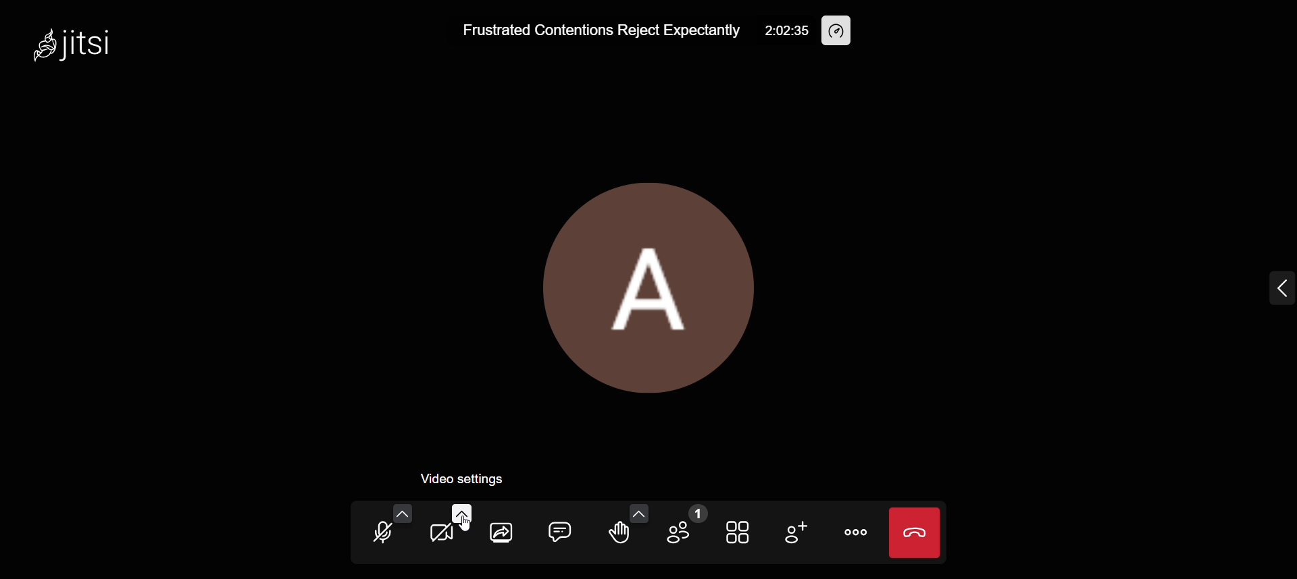  I want to click on display picture, so click(649, 286).